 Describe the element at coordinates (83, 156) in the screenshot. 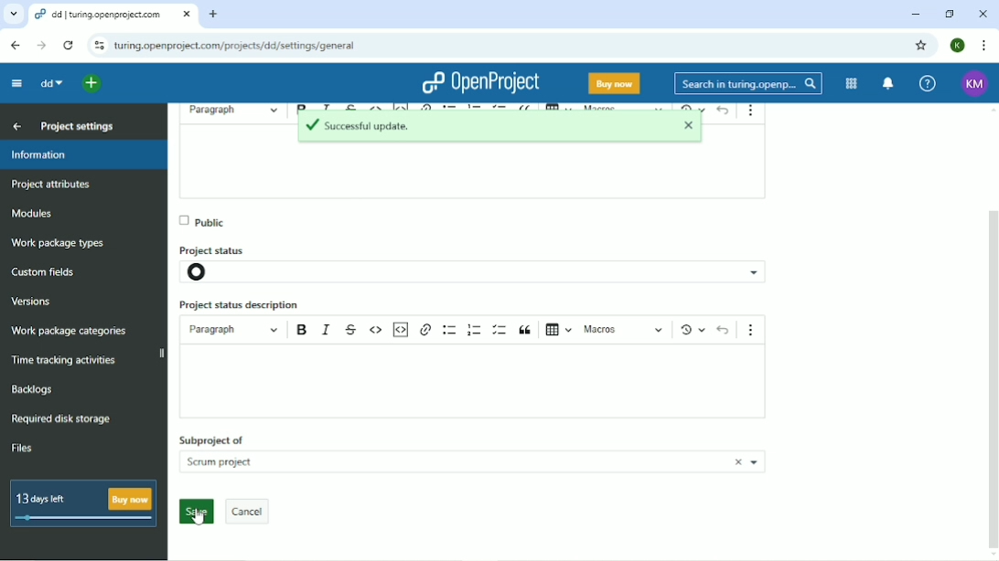

I see `Information` at that location.